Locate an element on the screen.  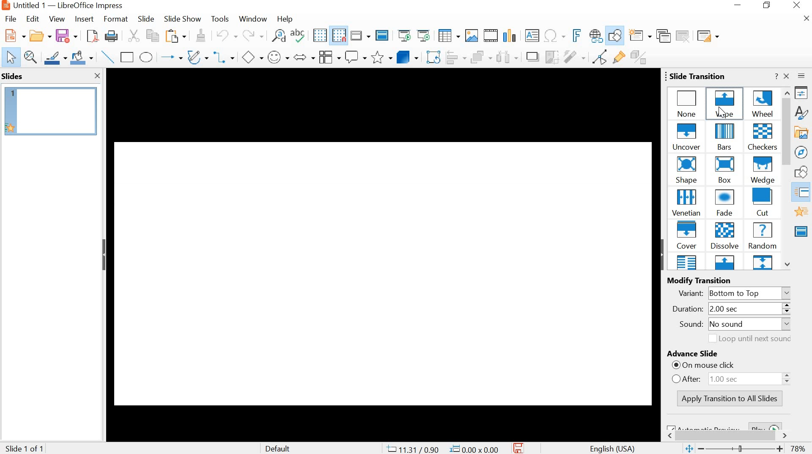
Insert chart is located at coordinates (509, 35).